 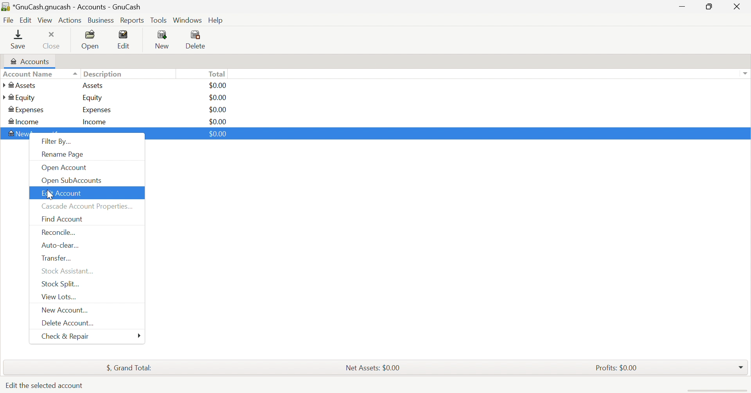 I want to click on Accounts, so click(x=31, y=61).